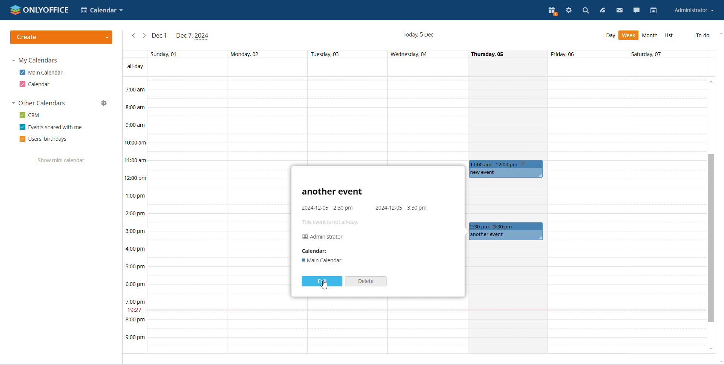 This screenshot has width=724, height=365. I want to click on present, so click(553, 11).